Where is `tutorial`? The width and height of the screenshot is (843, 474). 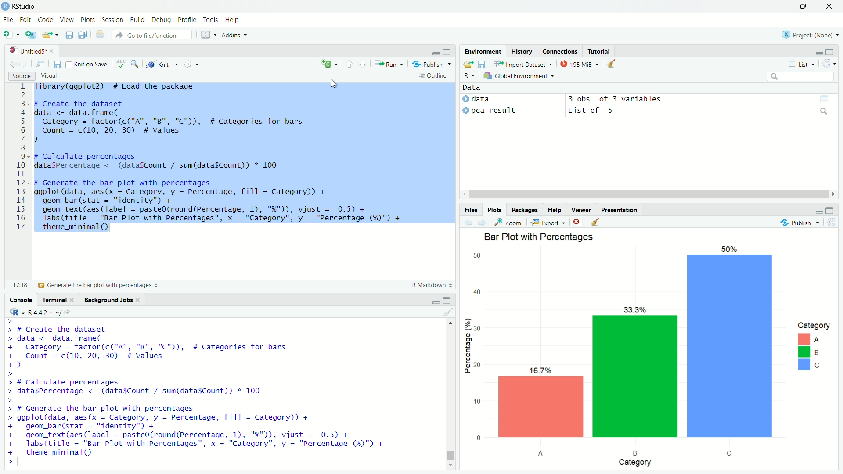
tutorial is located at coordinates (600, 51).